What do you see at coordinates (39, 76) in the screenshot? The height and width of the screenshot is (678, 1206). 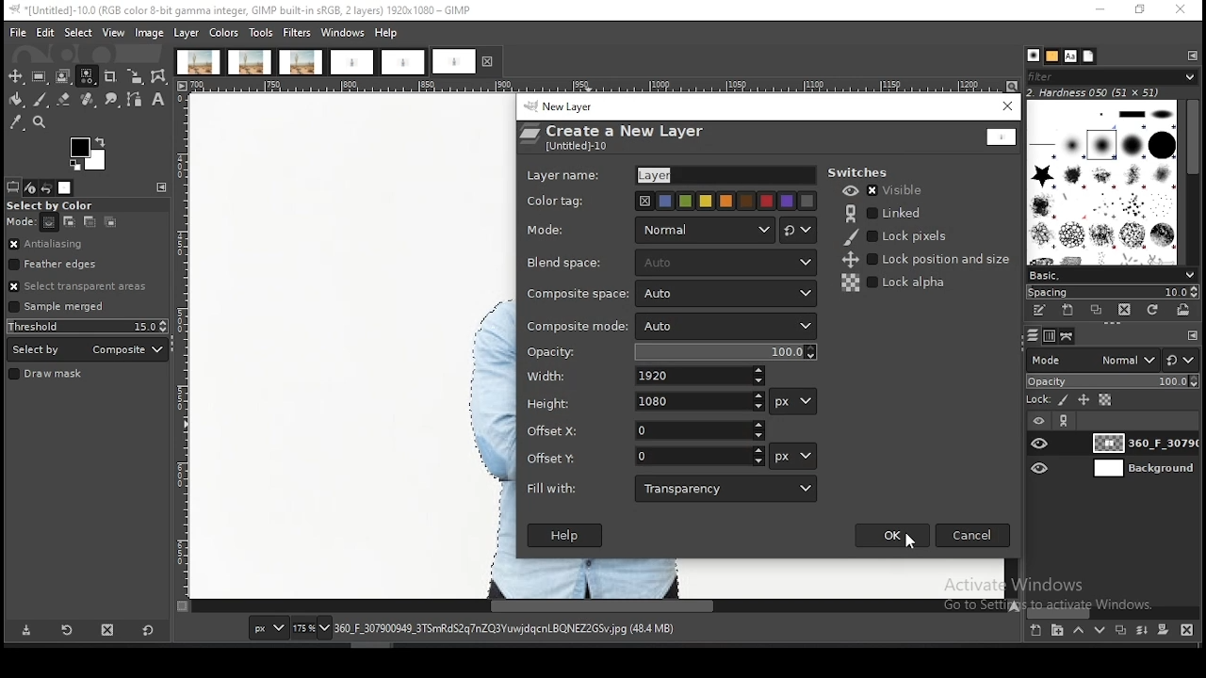 I see `rectangle select tool` at bounding box center [39, 76].